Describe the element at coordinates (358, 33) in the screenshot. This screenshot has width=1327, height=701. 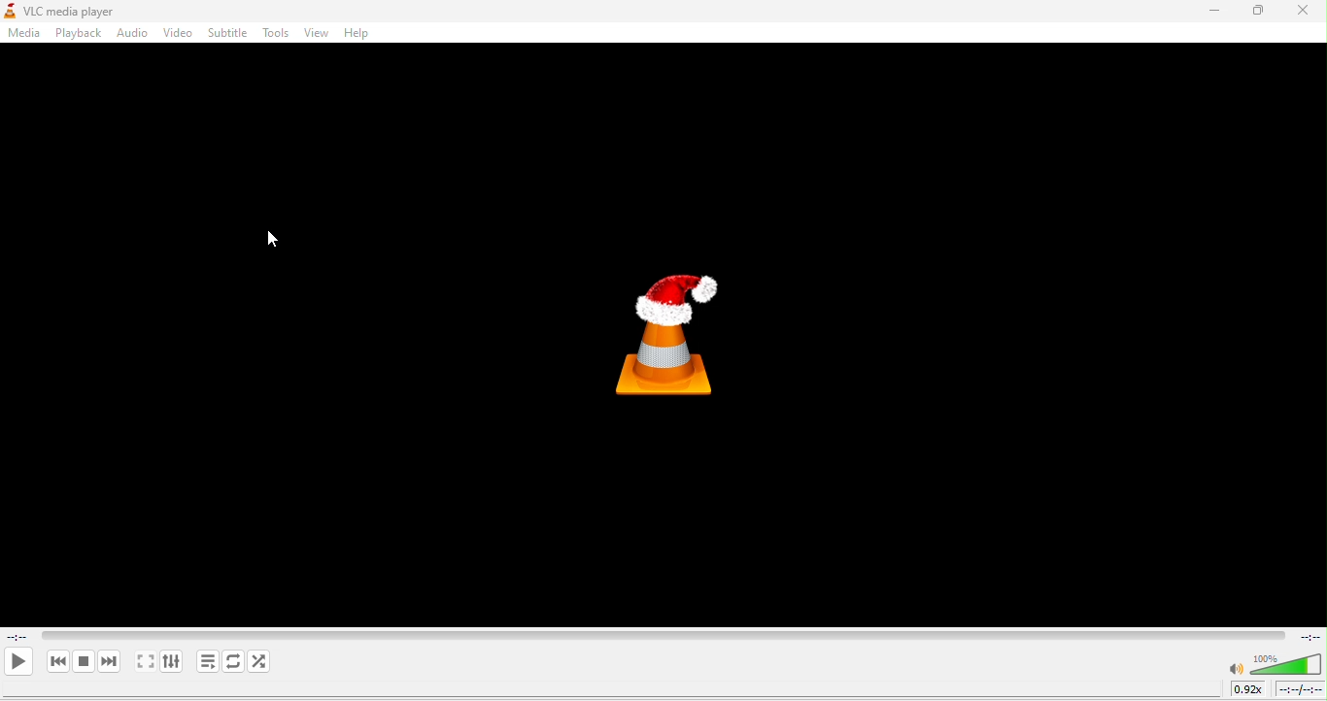
I see `help` at that location.